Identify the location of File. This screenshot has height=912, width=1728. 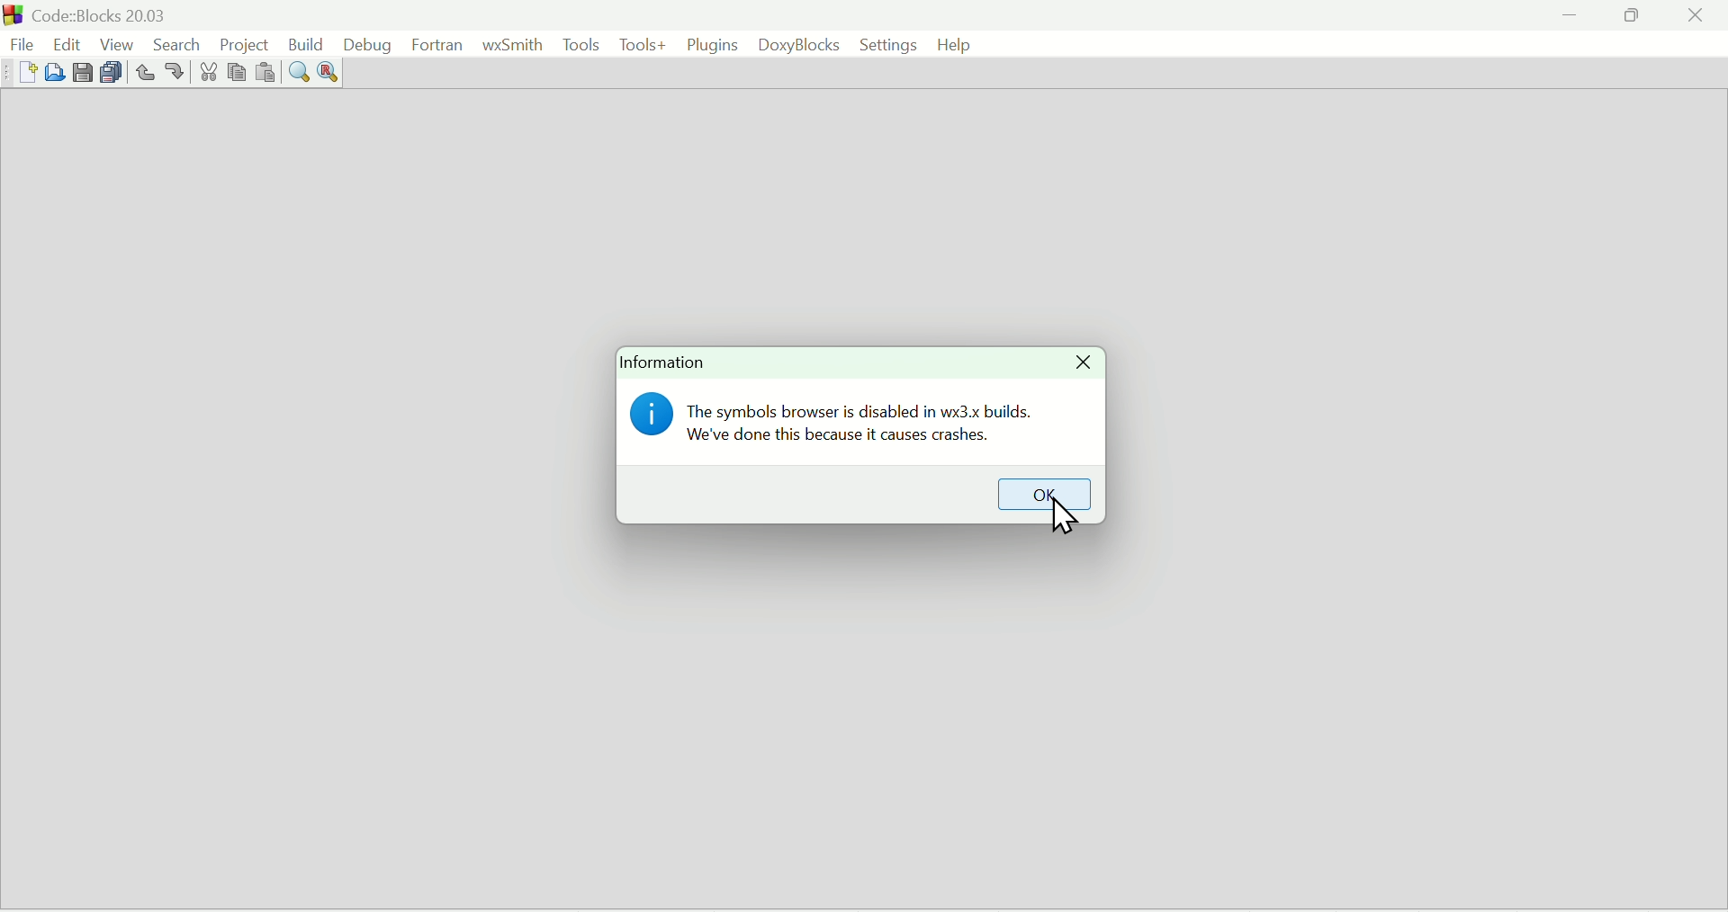
(20, 41).